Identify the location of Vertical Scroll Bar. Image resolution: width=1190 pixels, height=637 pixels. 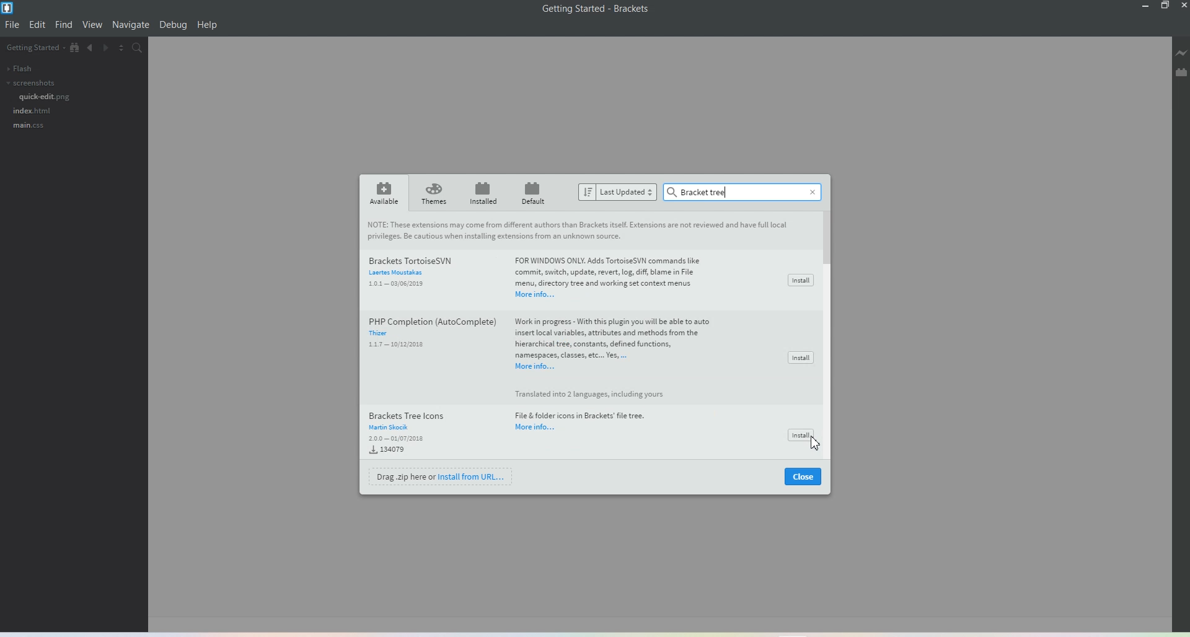
(829, 338).